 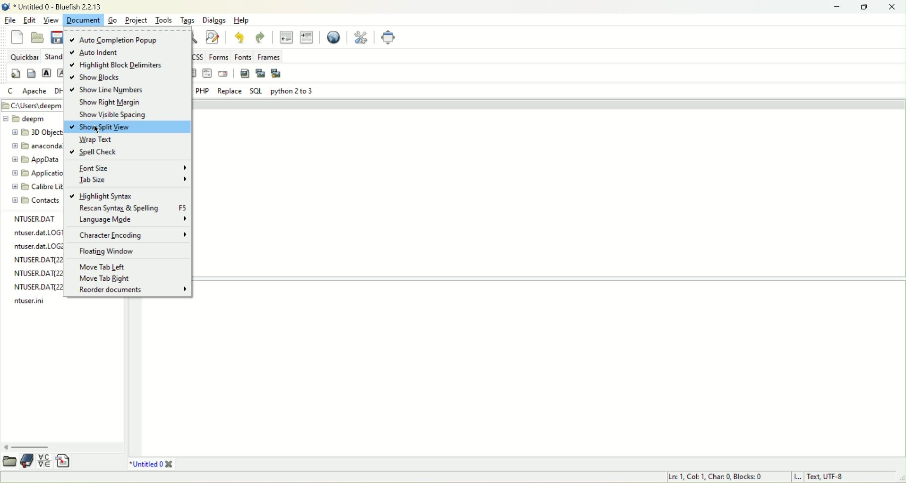 I want to click on snippets, so click(x=67, y=462).